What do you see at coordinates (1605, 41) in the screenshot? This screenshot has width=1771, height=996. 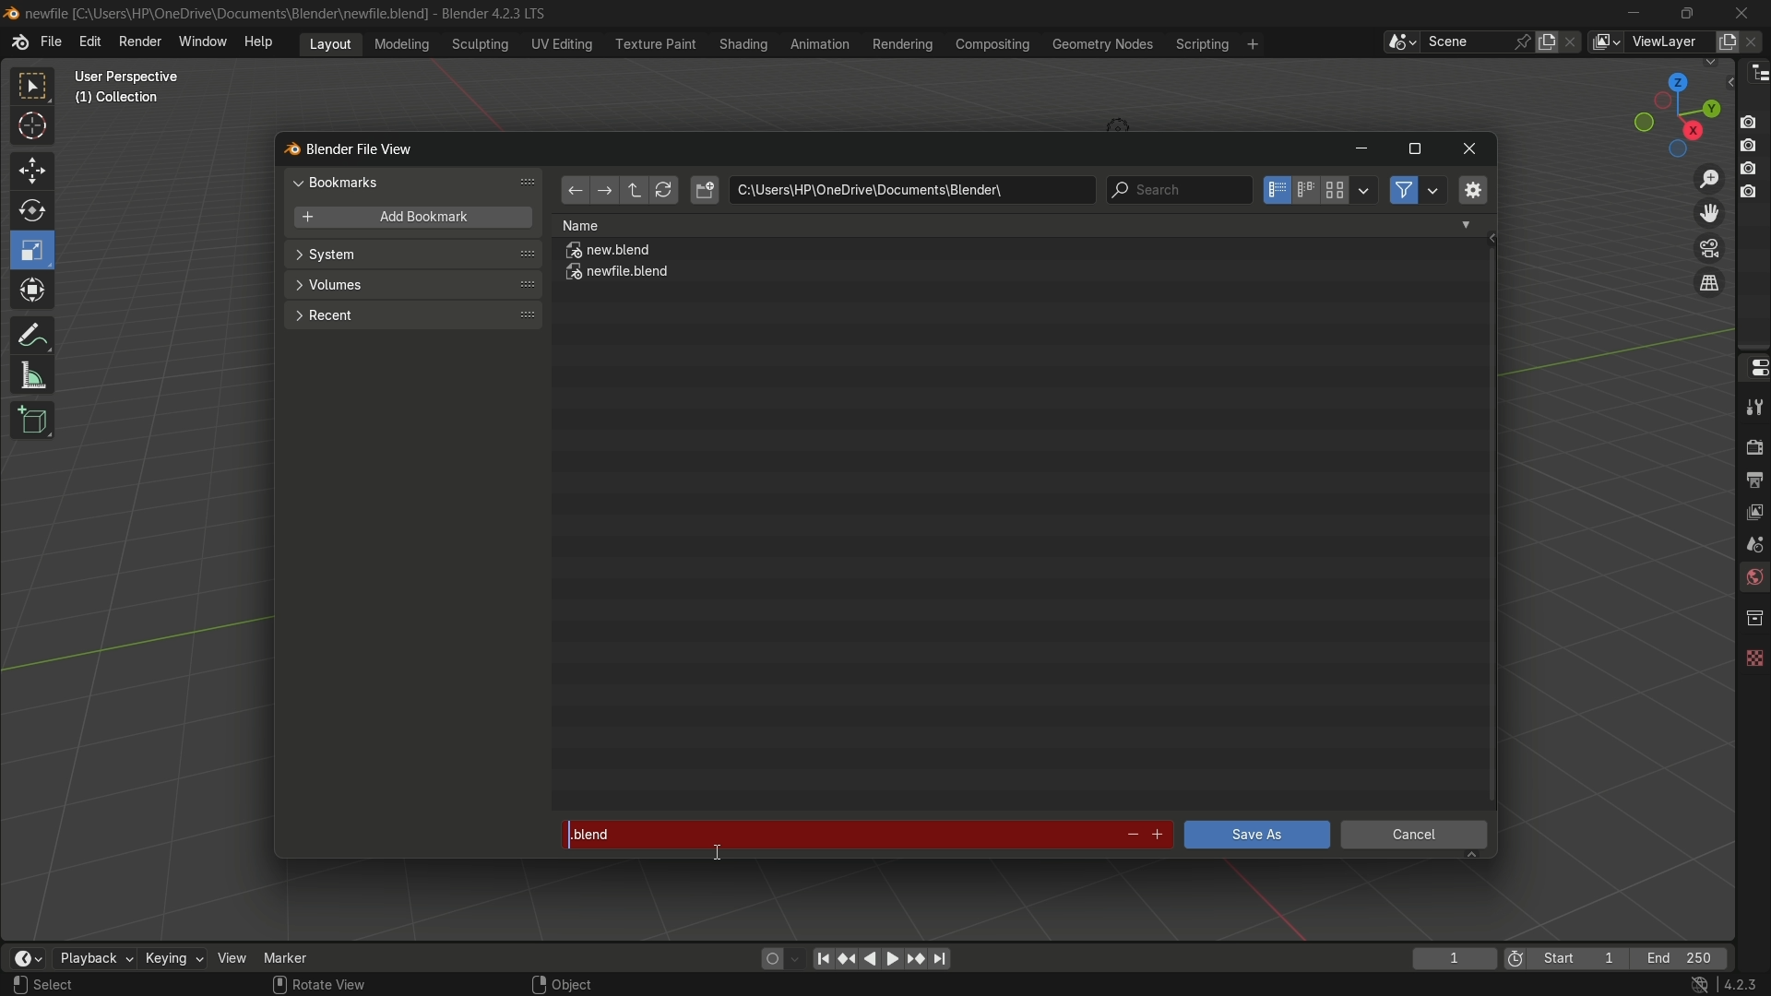 I see `view layer` at bounding box center [1605, 41].